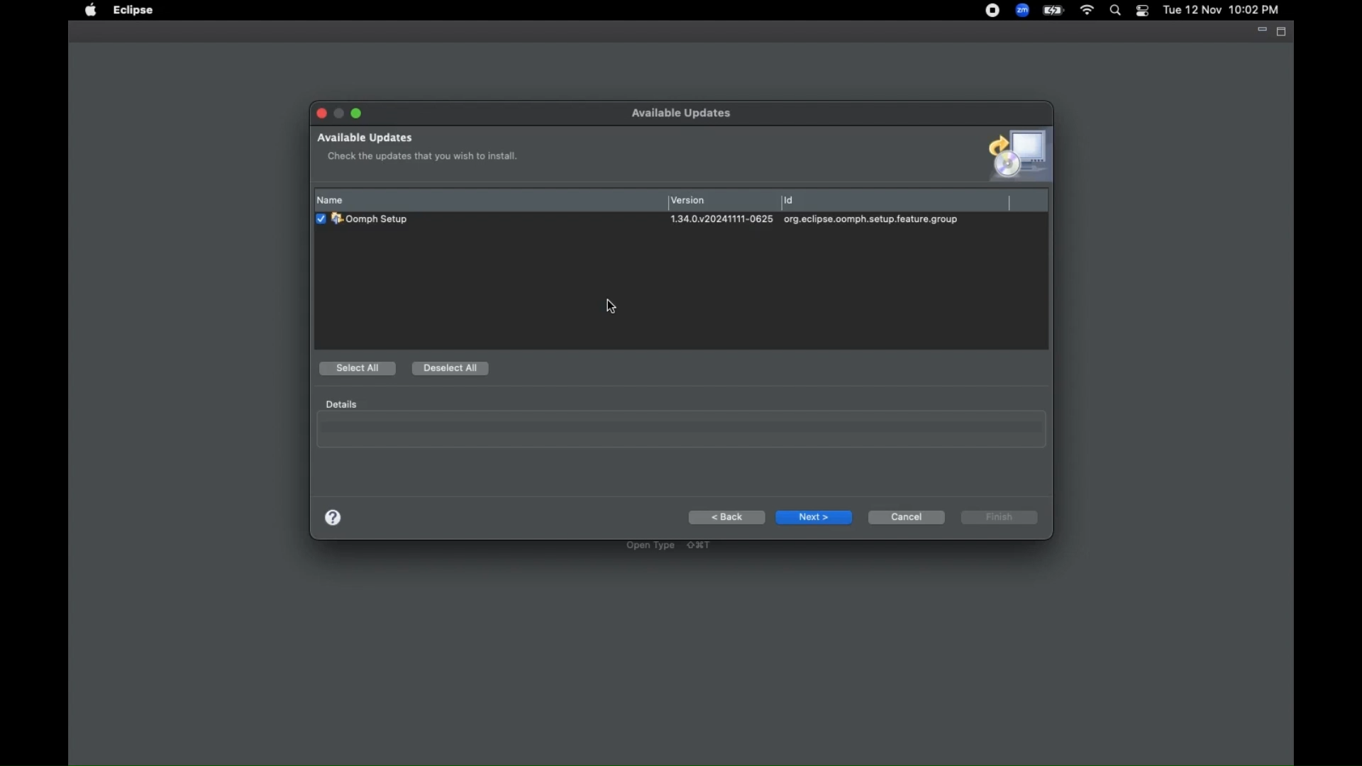  Describe the element at coordinates (906, 516) in the screenshot. I see `Cancel` at that location.